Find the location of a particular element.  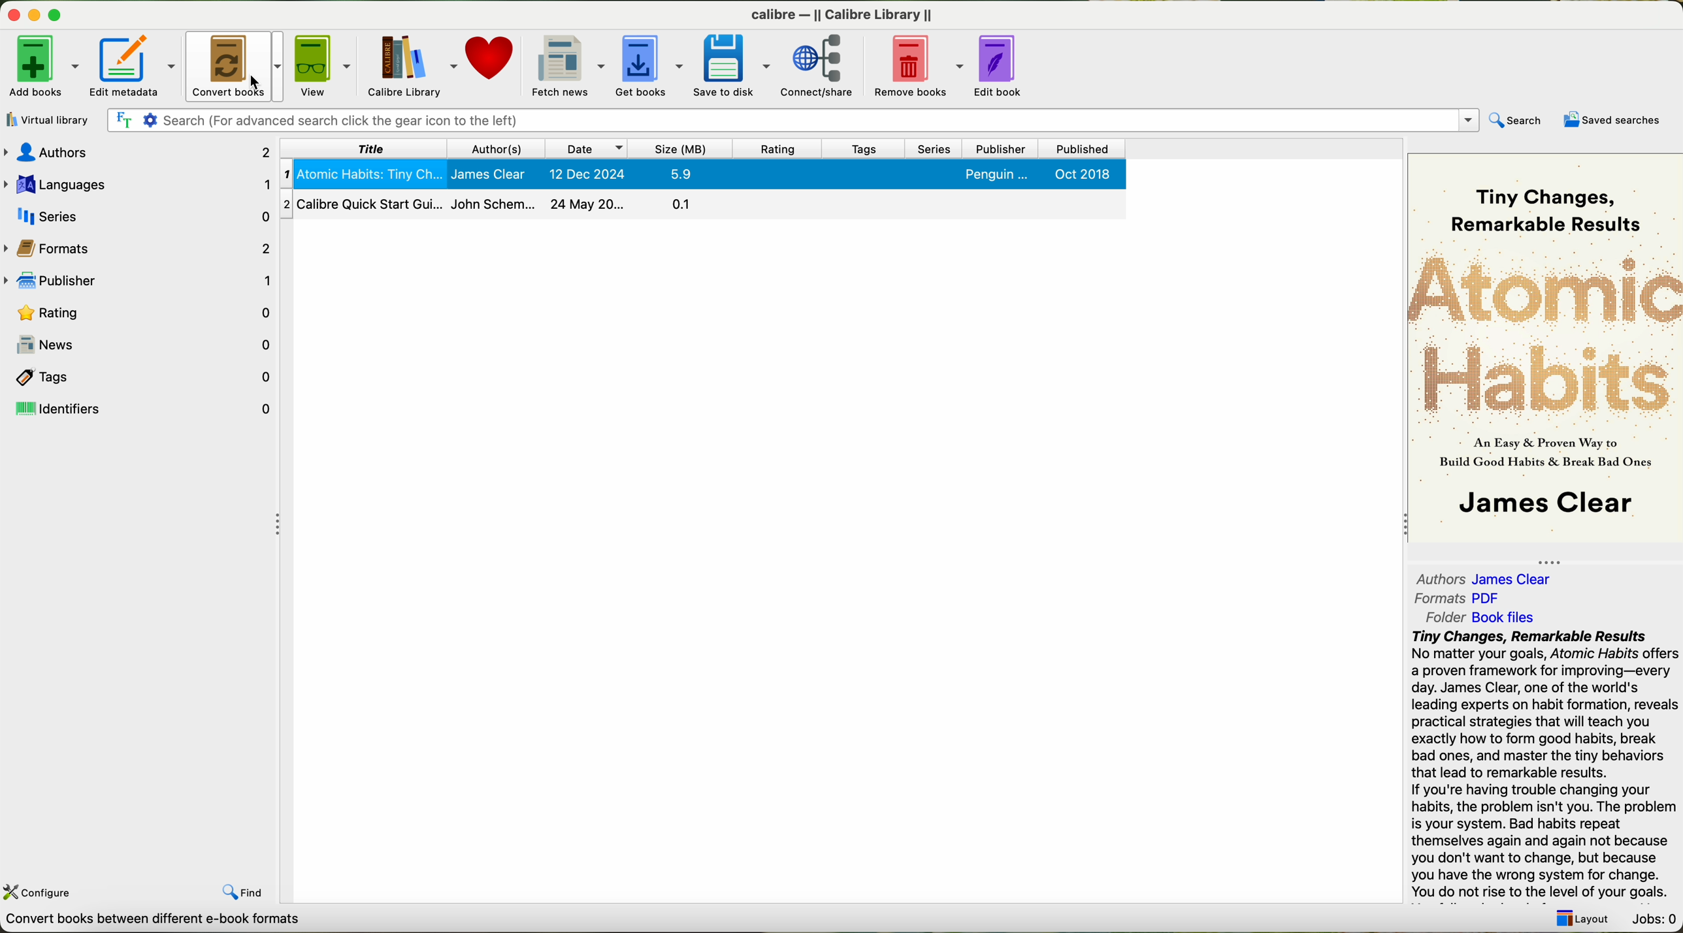

identifiers is located at coordinates (140, 408).